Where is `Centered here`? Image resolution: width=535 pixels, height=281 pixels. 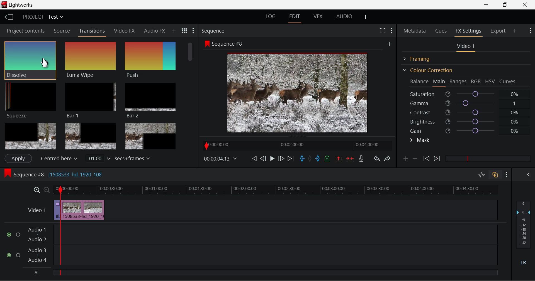 Centered here is located at coordinates (60, 158).